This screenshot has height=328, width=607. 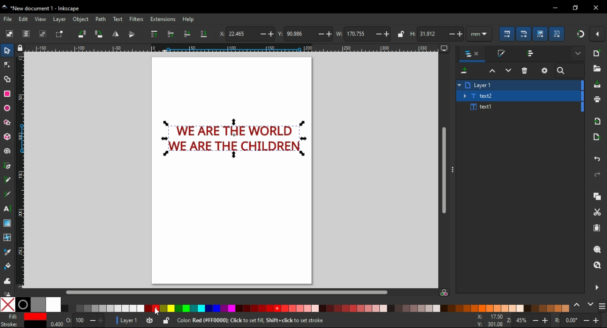 What do you see at coordinates (400, 34) in the screenshot?
I see `lock` at bounding box center [400, 34].